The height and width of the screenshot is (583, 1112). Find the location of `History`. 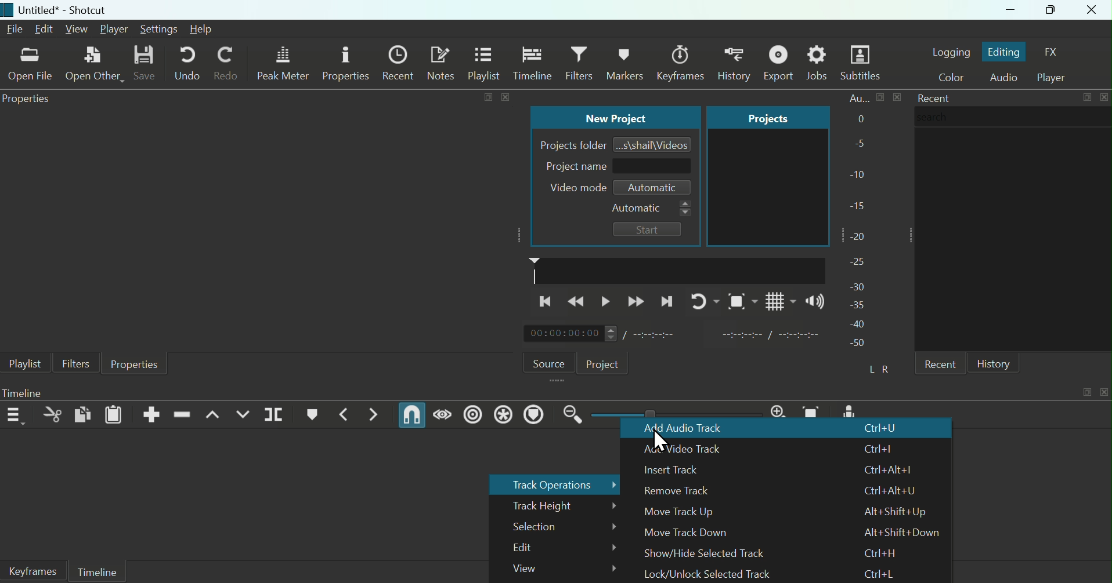

History is located at coordinates (996, 362).